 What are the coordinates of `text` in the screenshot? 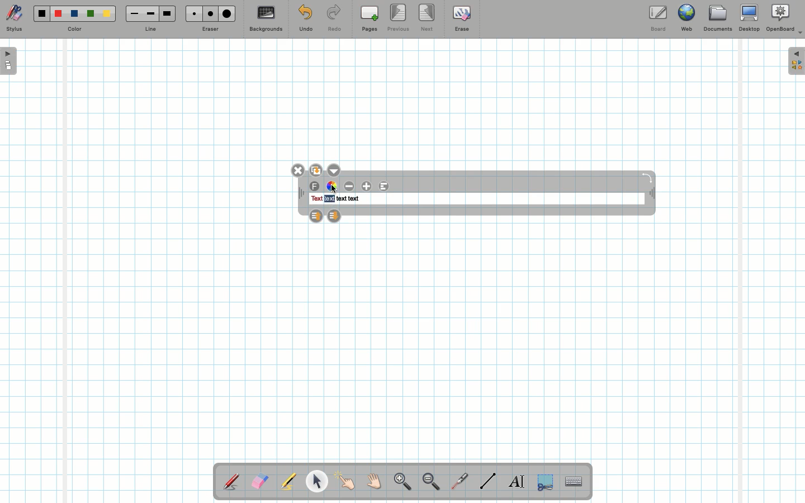 It's located at (354, 199).